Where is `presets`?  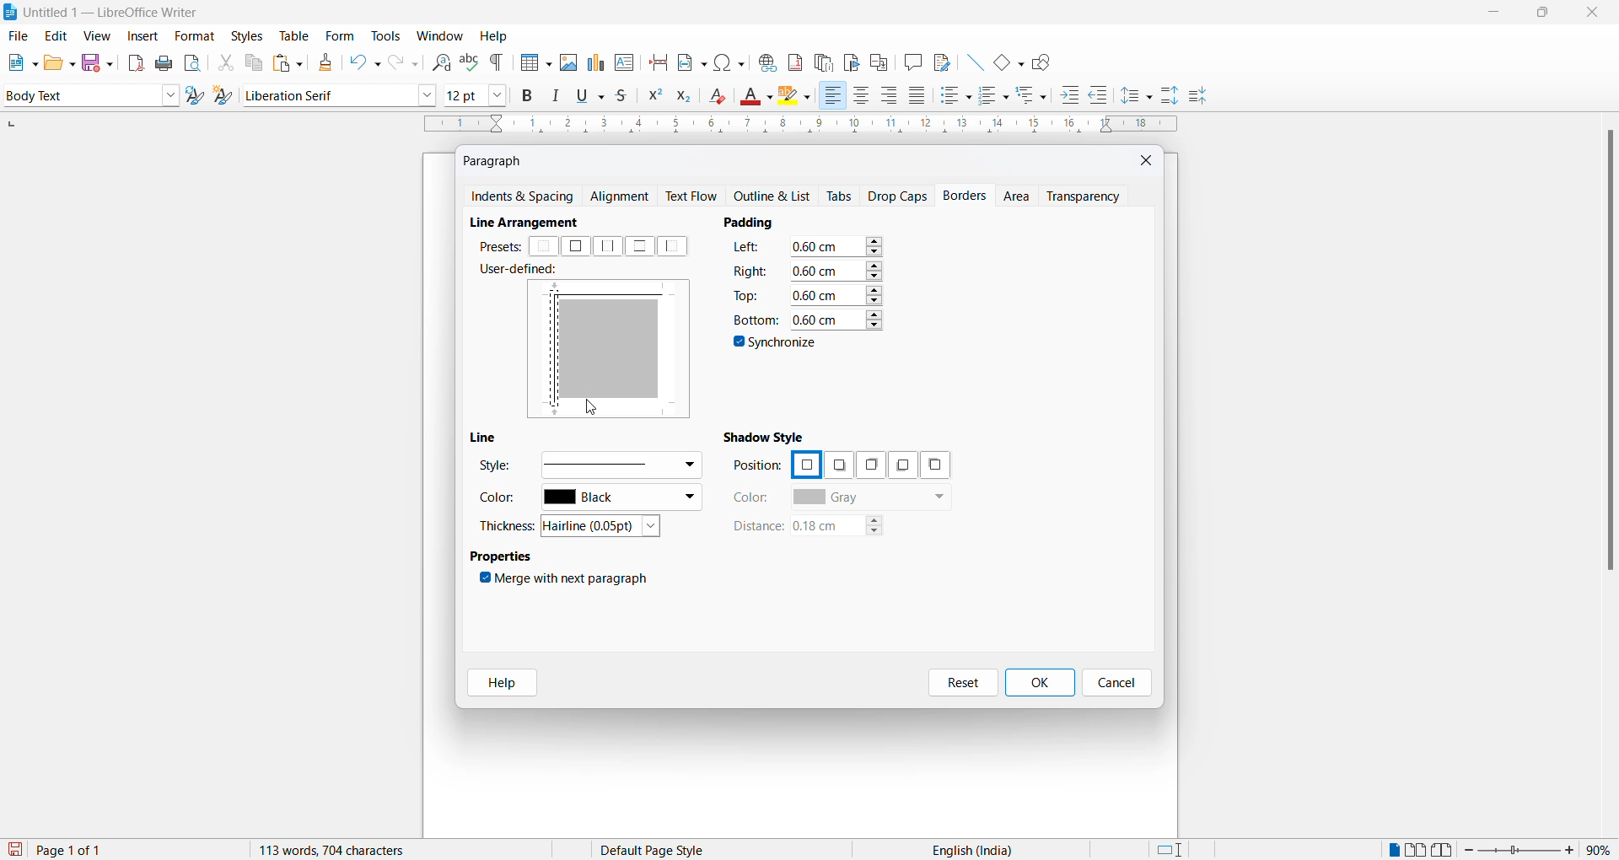 presets is located at coordinates (498, 246).